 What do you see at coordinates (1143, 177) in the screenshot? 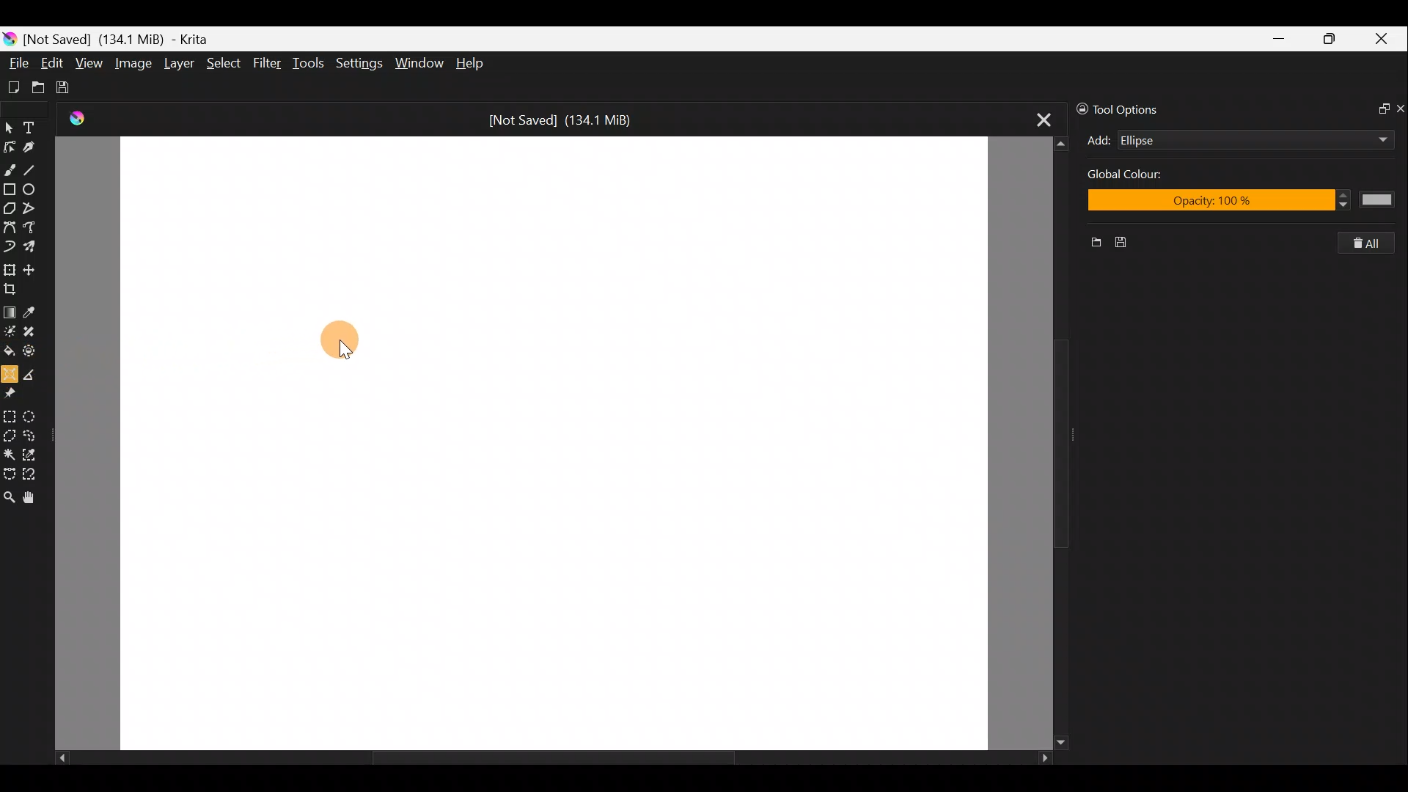
I see `Global color` at bounding box center [1143, 177].